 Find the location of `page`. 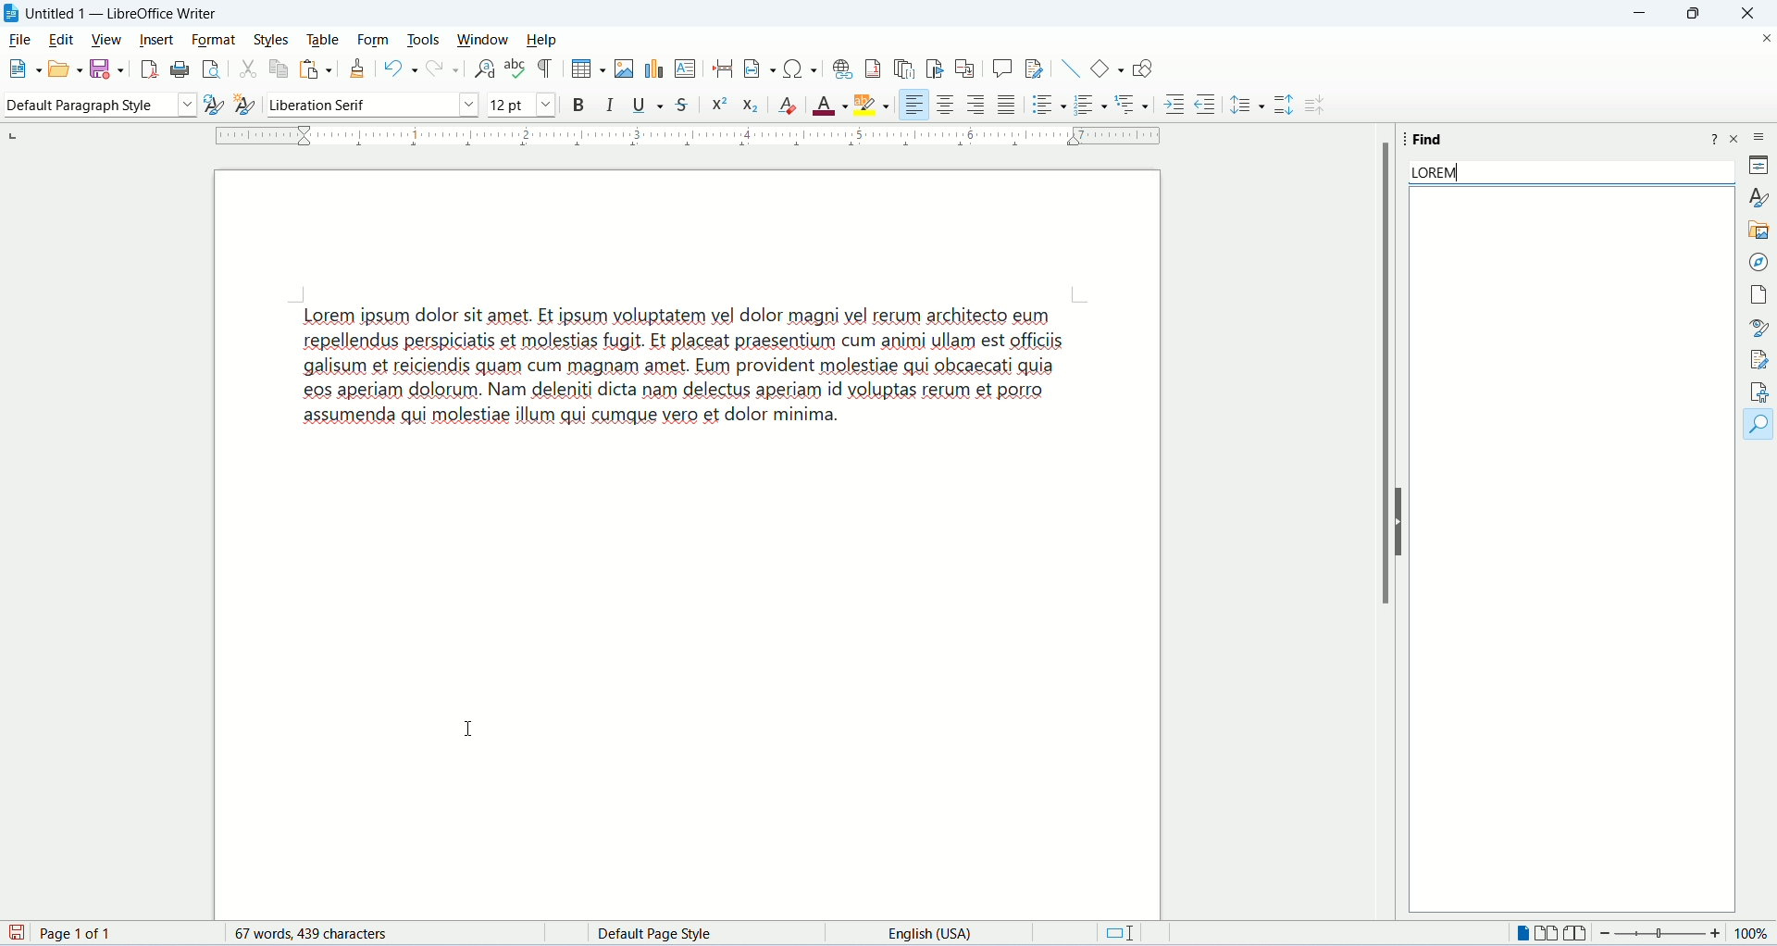

page is located at coordinates (1756, 294).